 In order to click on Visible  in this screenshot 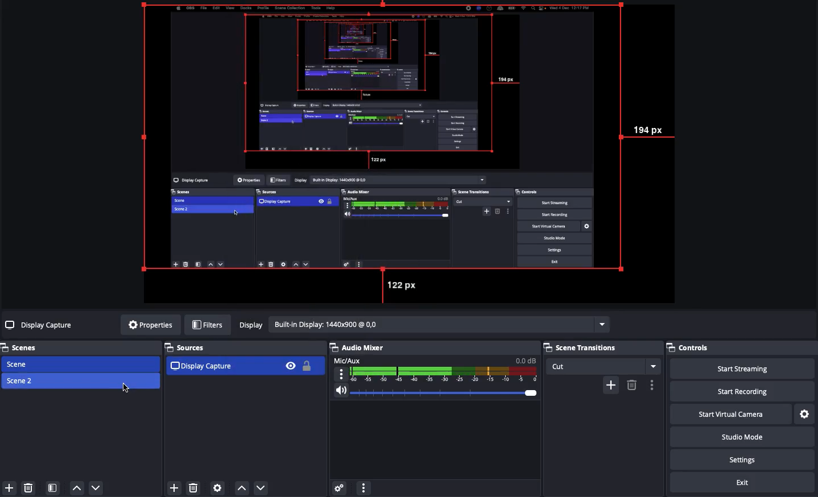, I will do `click(292, 365)`.